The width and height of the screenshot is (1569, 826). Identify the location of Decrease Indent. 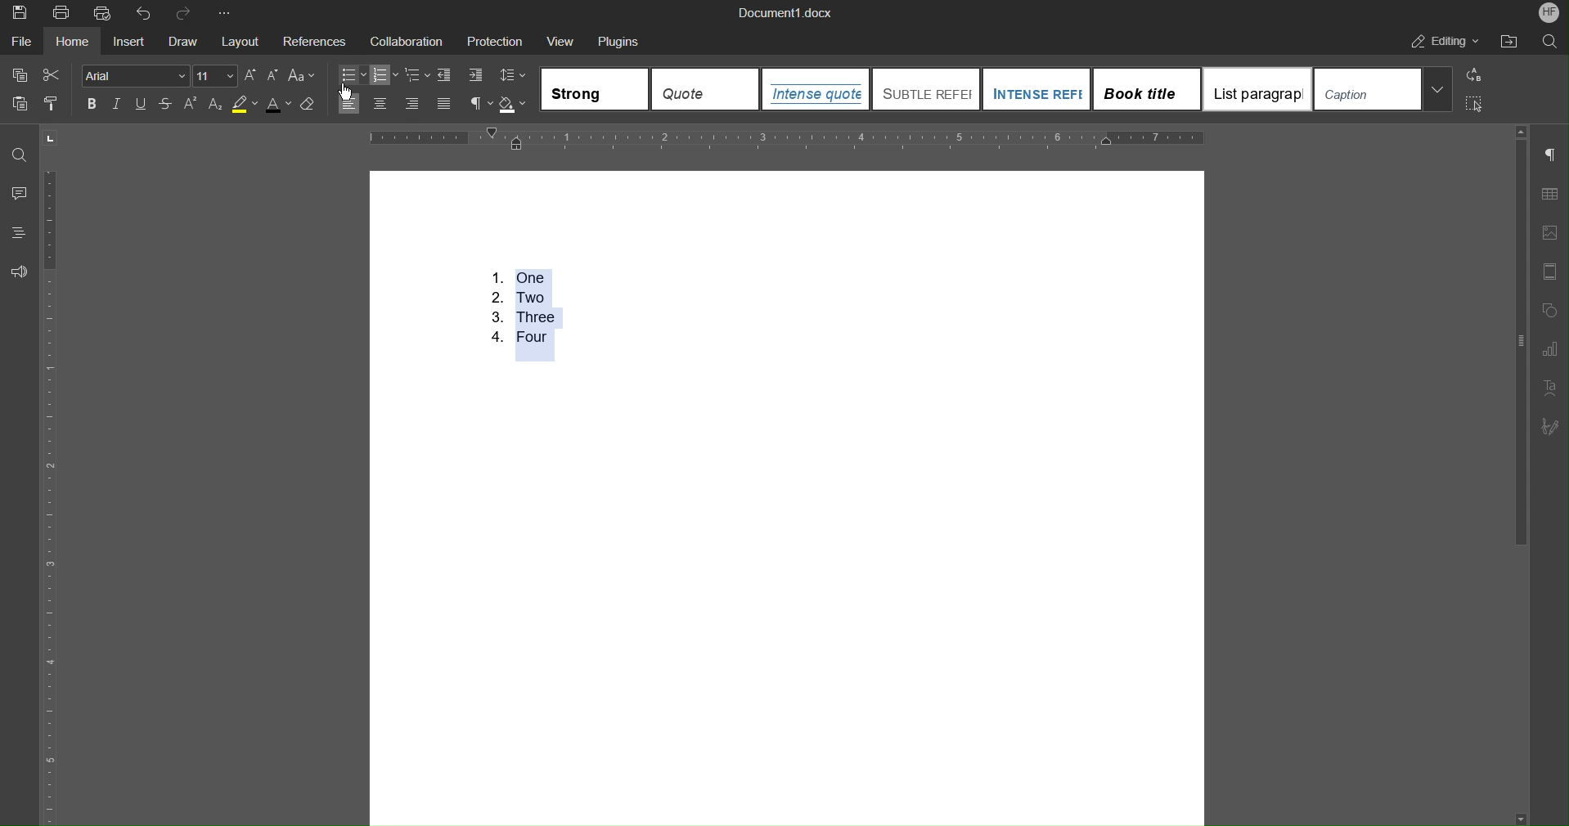
(446, 75).